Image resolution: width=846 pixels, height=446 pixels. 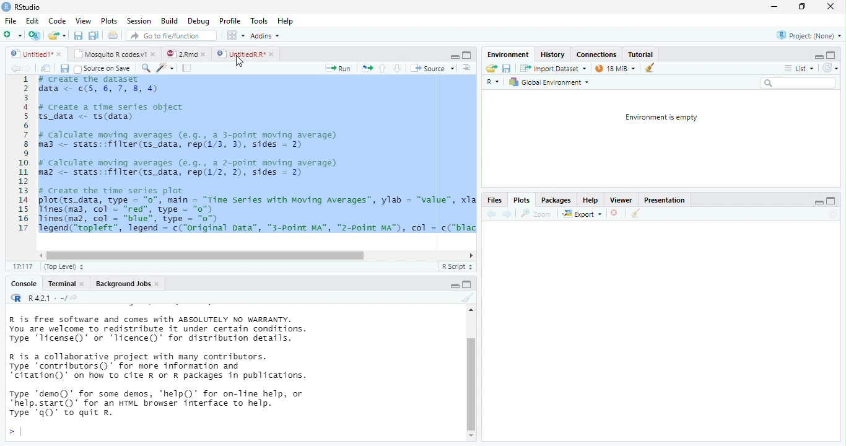 What do you see at coordinates (15, 68) in the screenshot?
I see `back` at bounding box center [15, 68].